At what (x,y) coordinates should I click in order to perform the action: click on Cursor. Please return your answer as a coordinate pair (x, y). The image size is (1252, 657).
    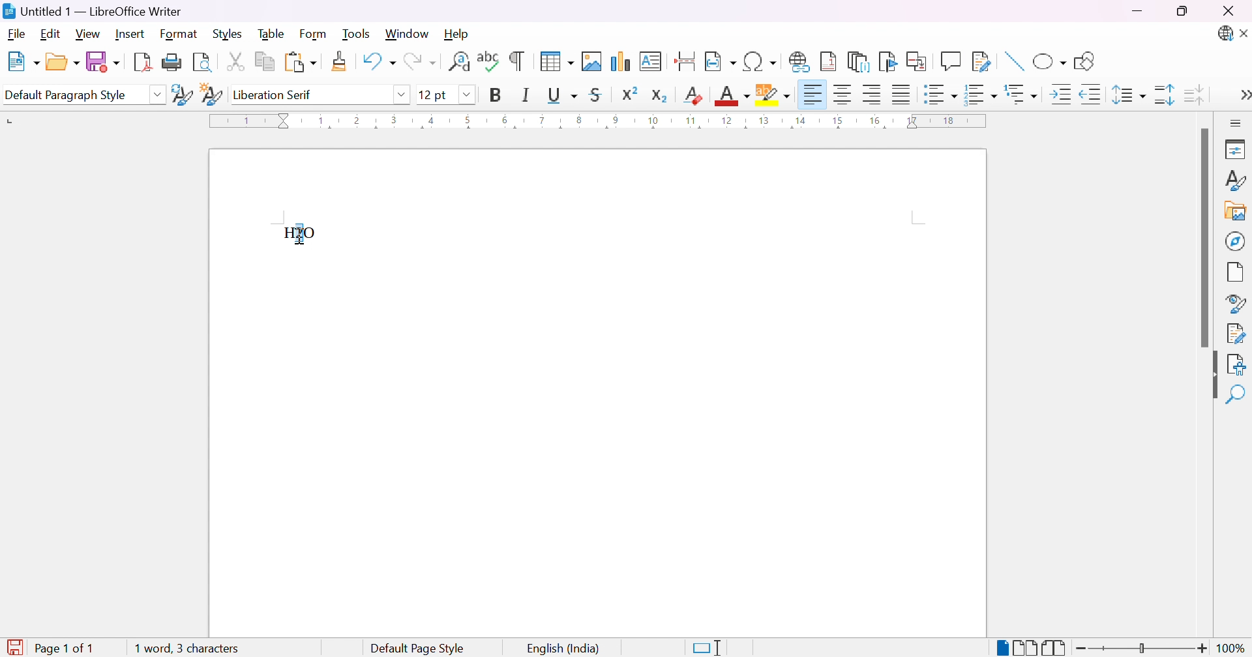
    Looking at the image, I should click on (301, 233).